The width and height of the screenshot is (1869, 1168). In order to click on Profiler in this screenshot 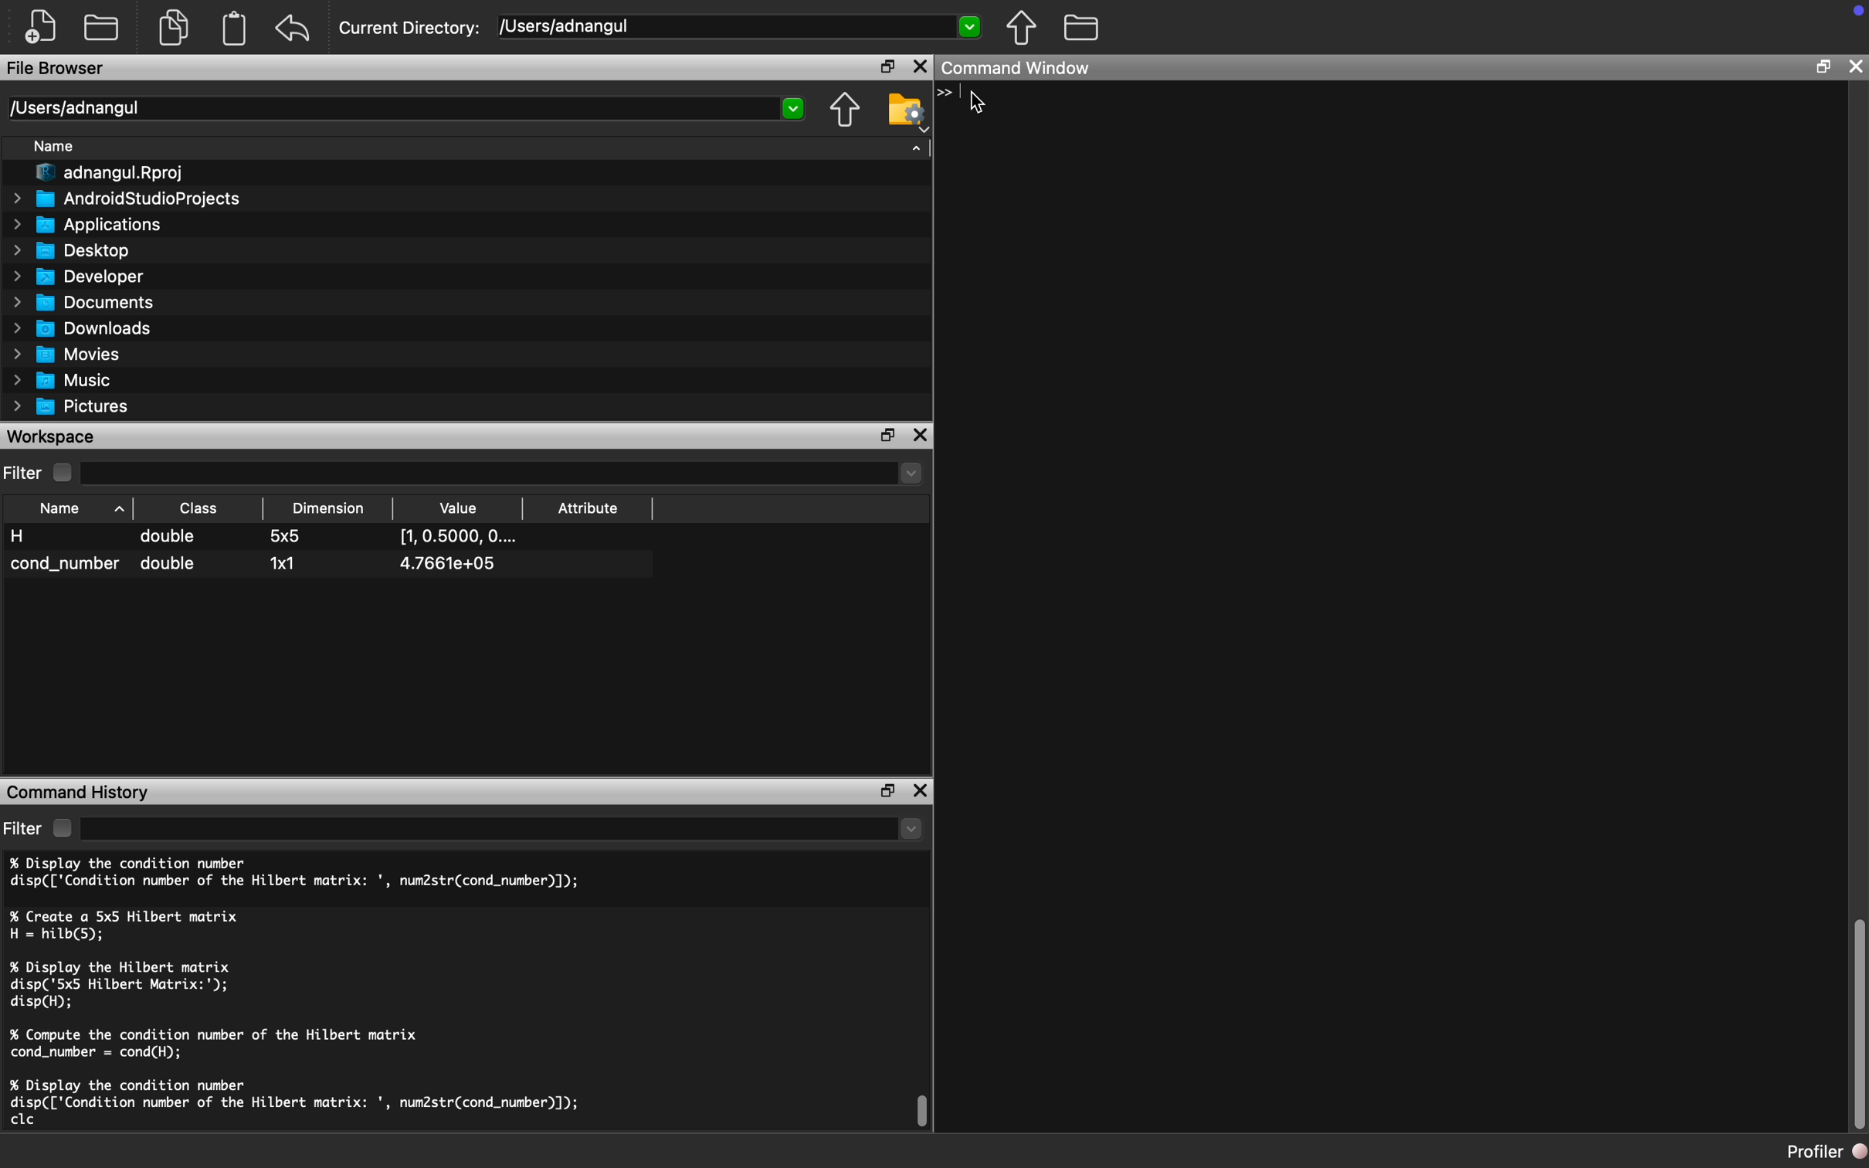, I will do `click(1828, 1152)`.